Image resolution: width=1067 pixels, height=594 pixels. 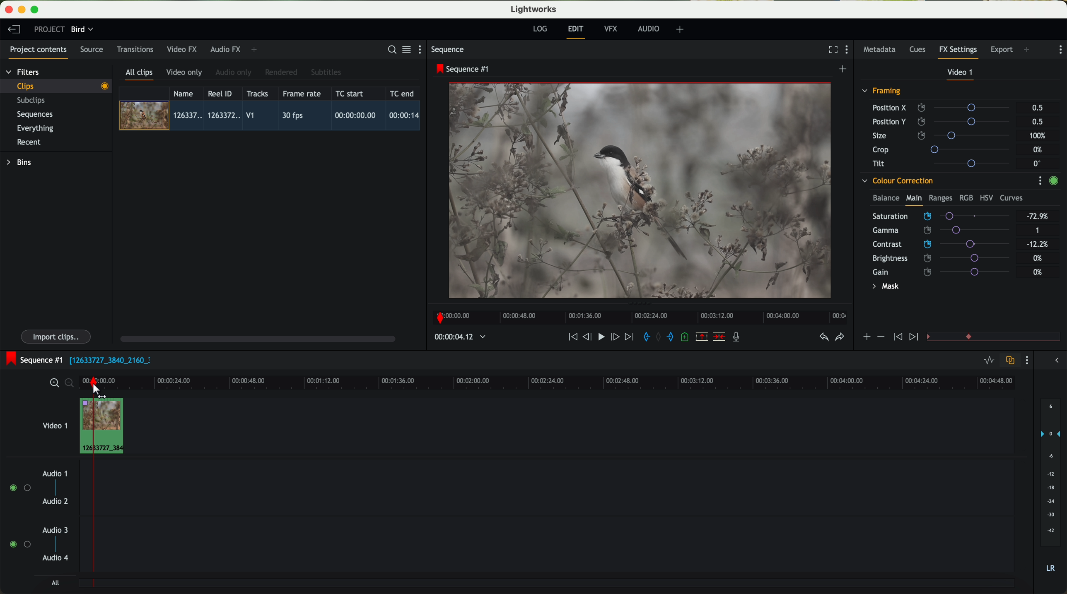 I want to click on timeline, so click(x=574, y=382).